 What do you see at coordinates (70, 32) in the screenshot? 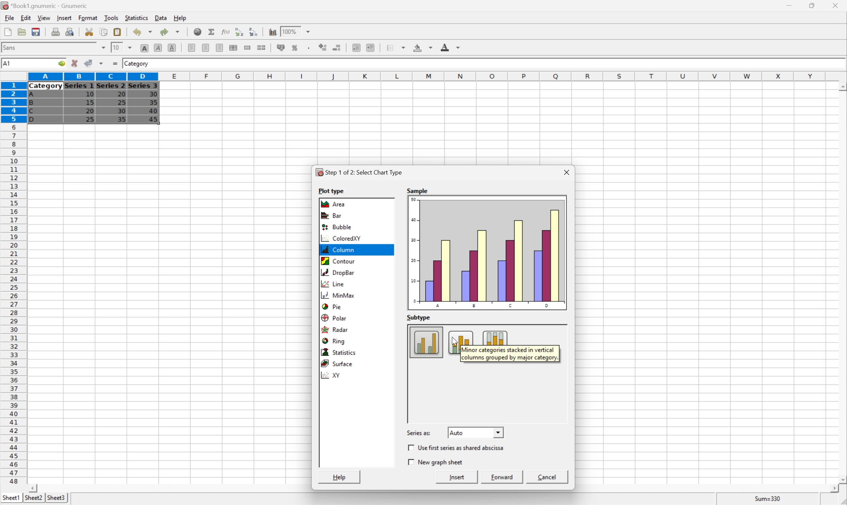
I see `Print preview` at bounding box center [70, 32].